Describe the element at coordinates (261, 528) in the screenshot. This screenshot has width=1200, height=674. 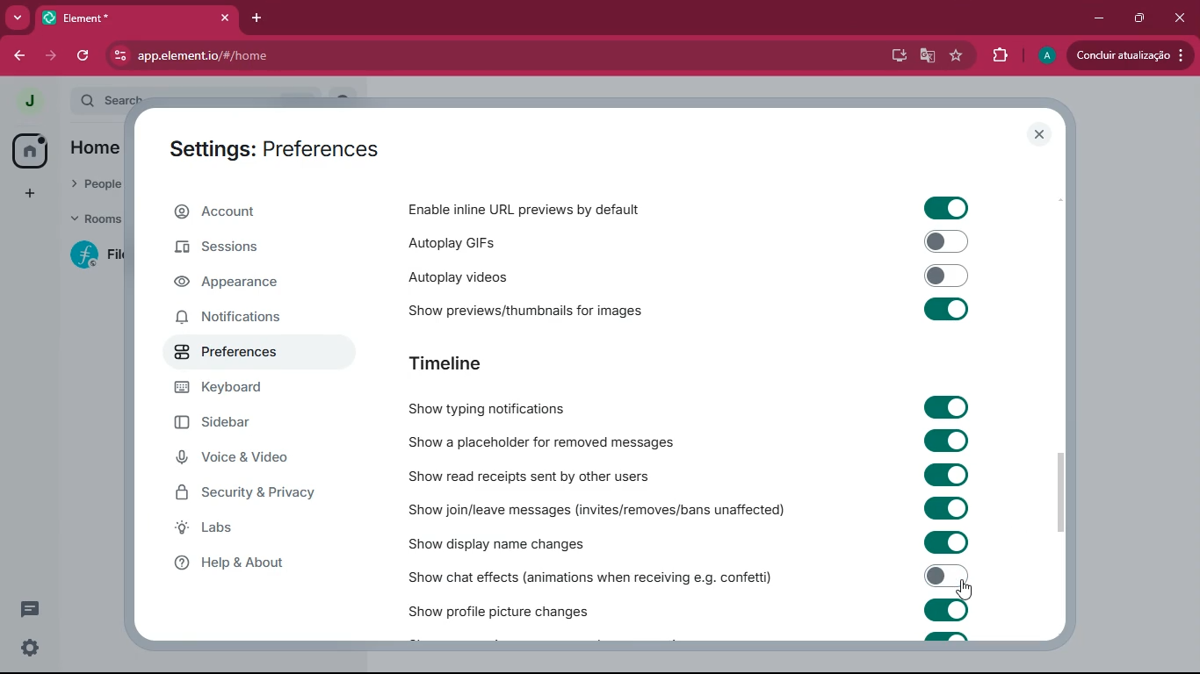
I see `labs` at that location.